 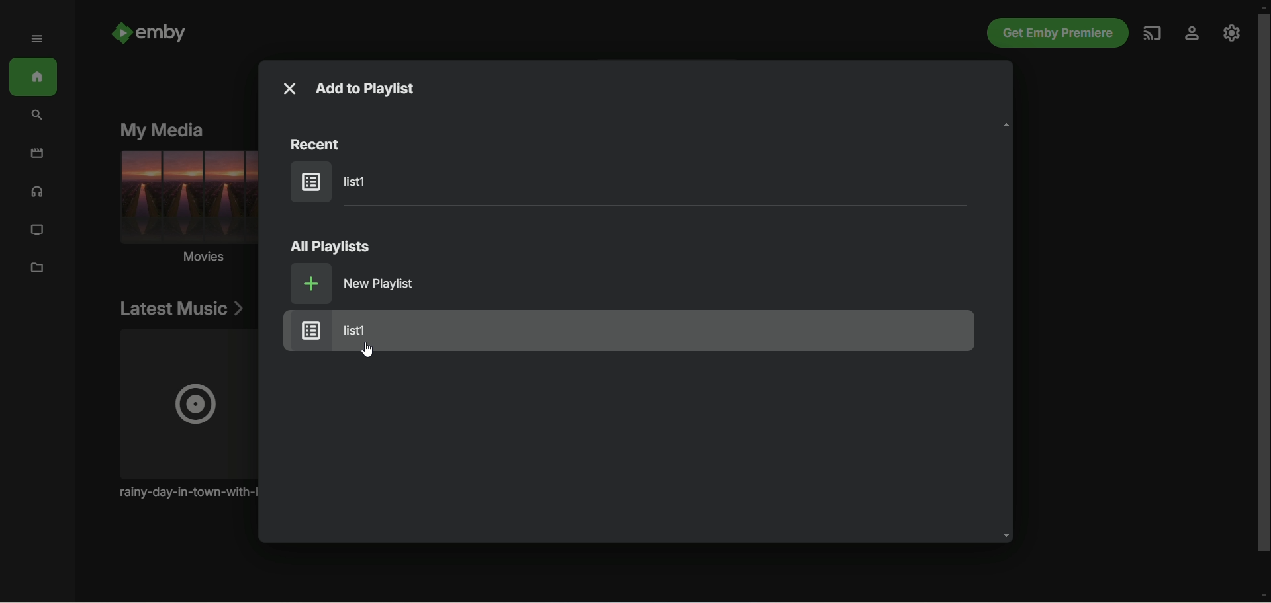 What do you see at coordinates (185, 414) in the screenshot?
I see `Music album` at bounding box center [185, 414].